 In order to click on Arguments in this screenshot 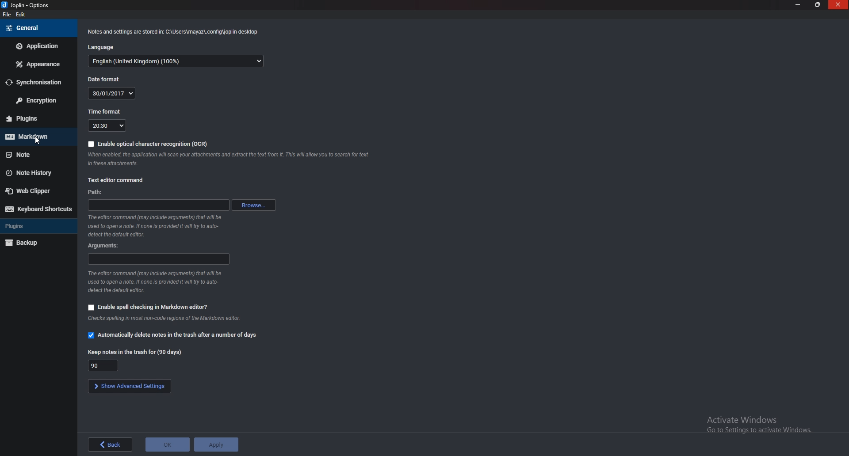, I will do `click(103, 246)`.